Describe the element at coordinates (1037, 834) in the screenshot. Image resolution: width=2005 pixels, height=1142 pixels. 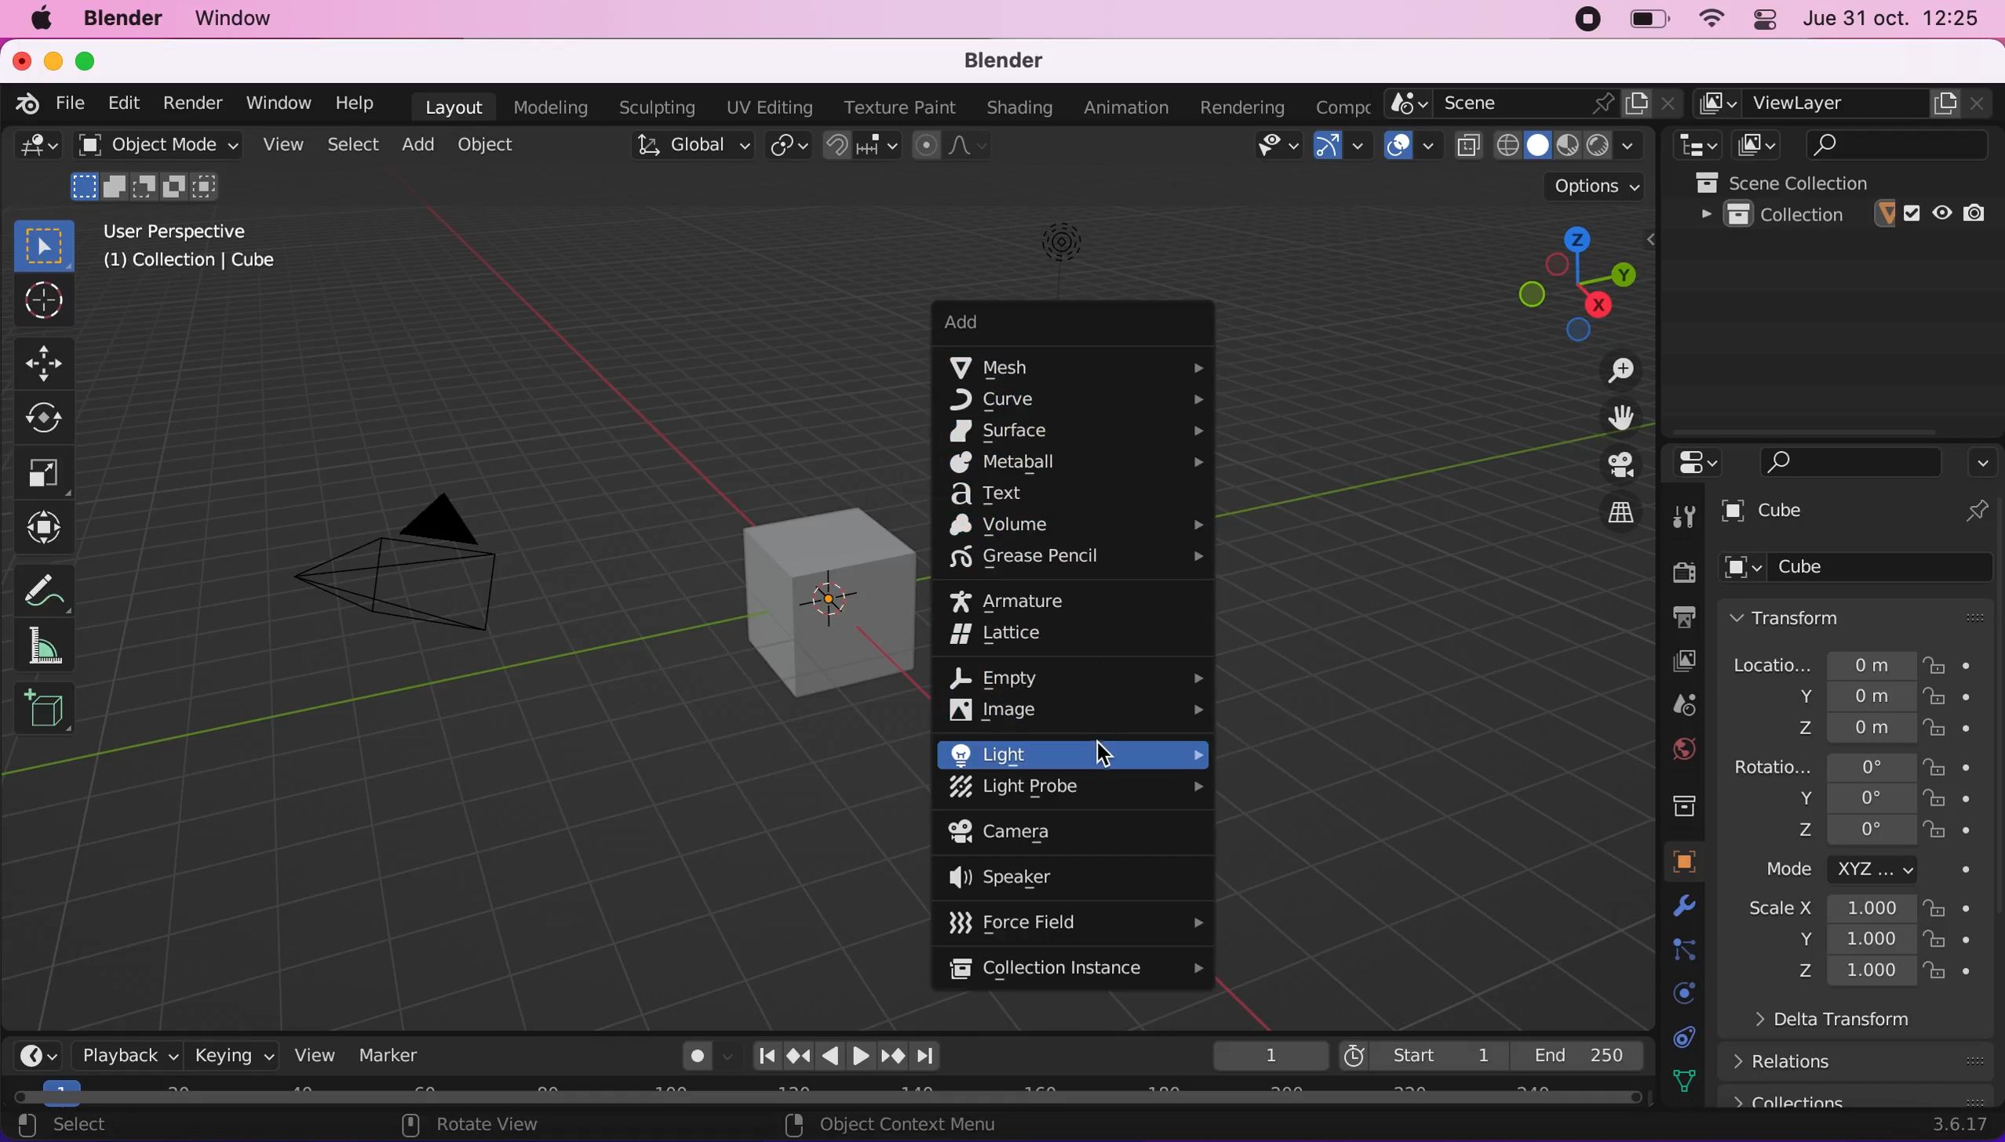
I see `camera` at that location.